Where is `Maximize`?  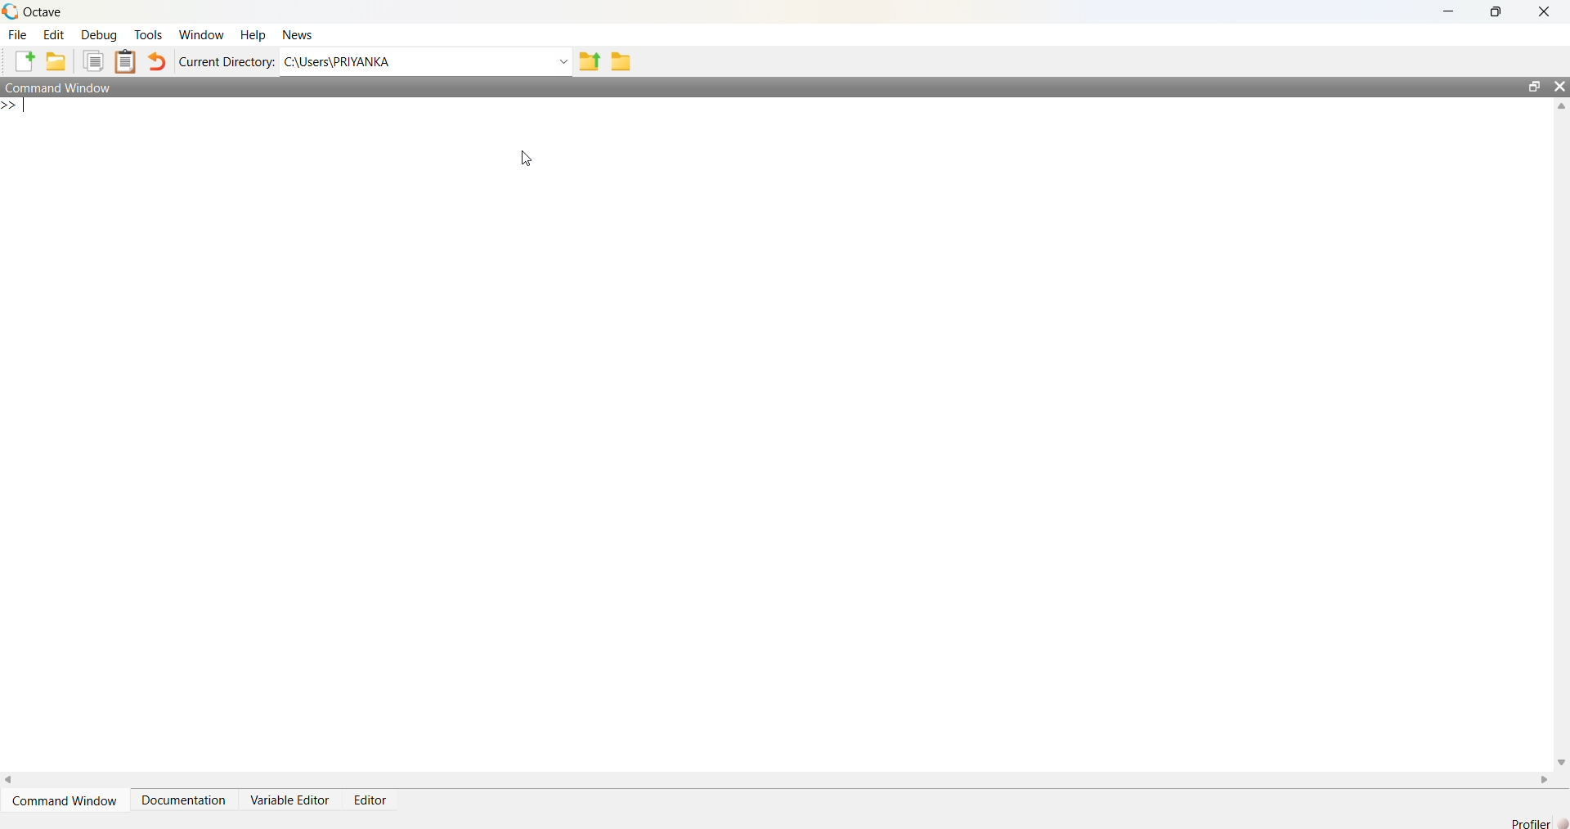 Maximize is located at coordinates (1492, 11).